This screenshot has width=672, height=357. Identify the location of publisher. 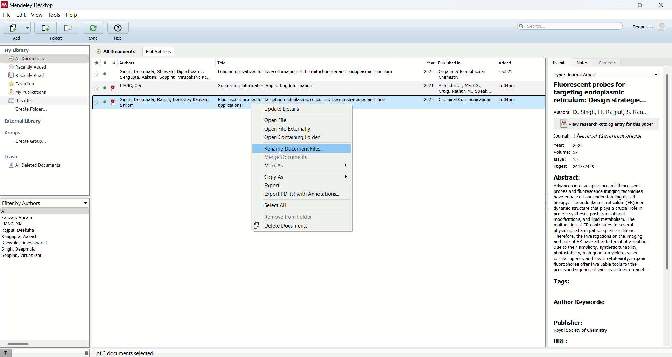
(580, 327).